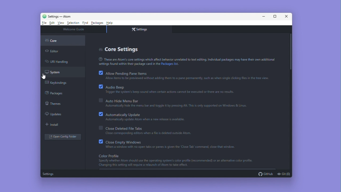 The height and width of the screenshot is (192, 341). Describe the element at coordinates (59, 82) in the screenshot. I see `Key bindings` at that location.